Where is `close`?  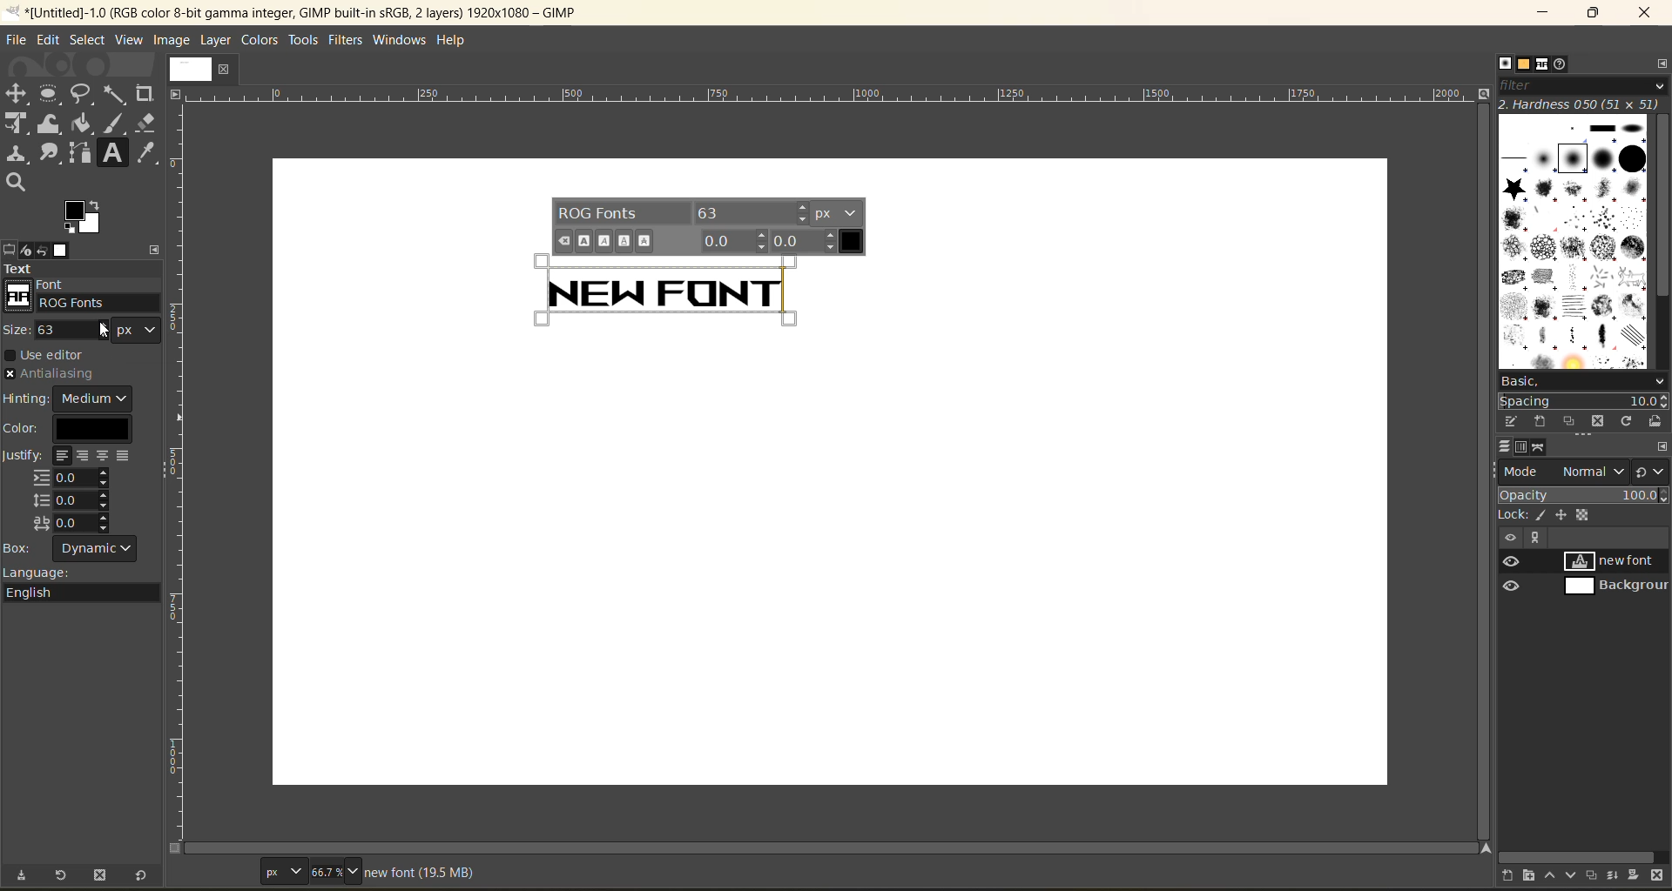
close is located at coordinates (1649, 13).